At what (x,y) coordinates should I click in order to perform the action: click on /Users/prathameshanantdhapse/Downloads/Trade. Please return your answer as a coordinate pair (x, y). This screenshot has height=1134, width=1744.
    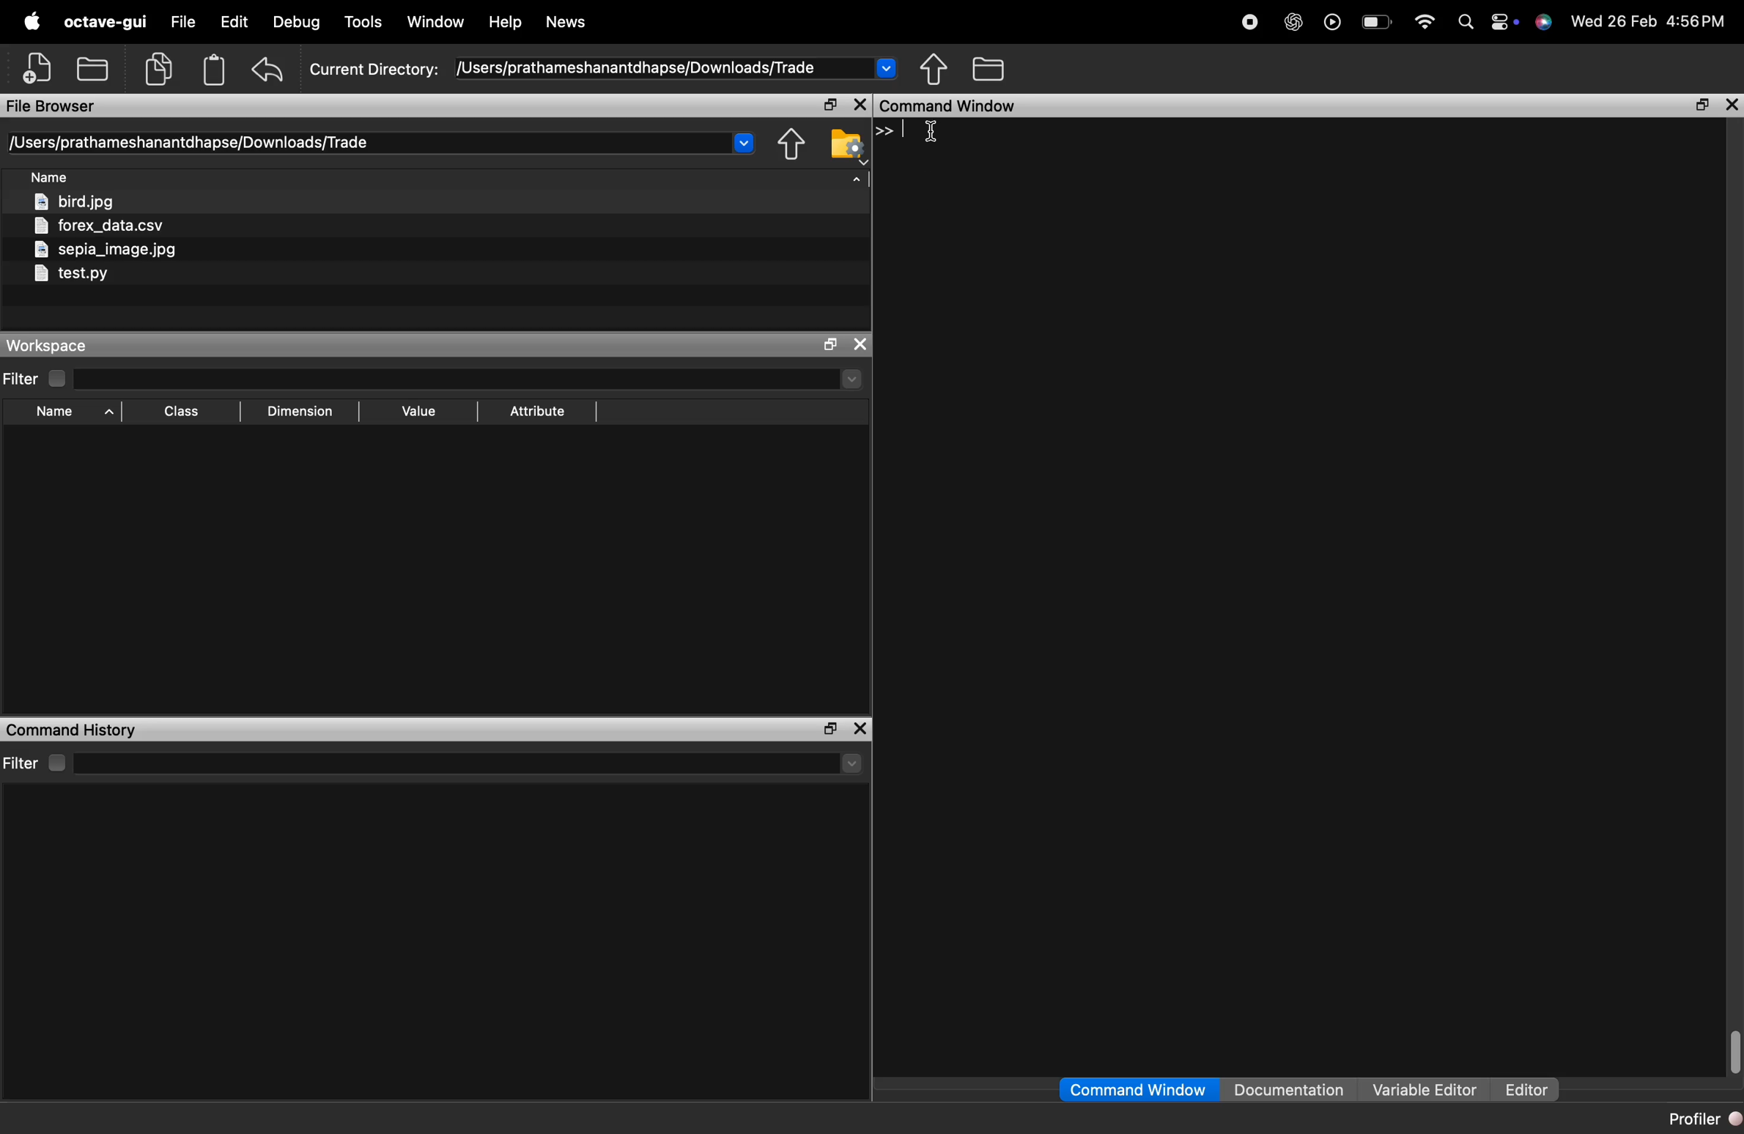
    Looking at the image, I should click on (637, 68).